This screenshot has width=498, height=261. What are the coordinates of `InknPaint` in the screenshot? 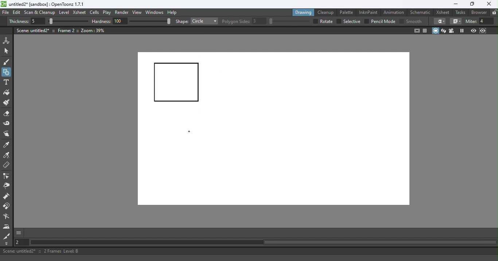 It's located at (369, 12).